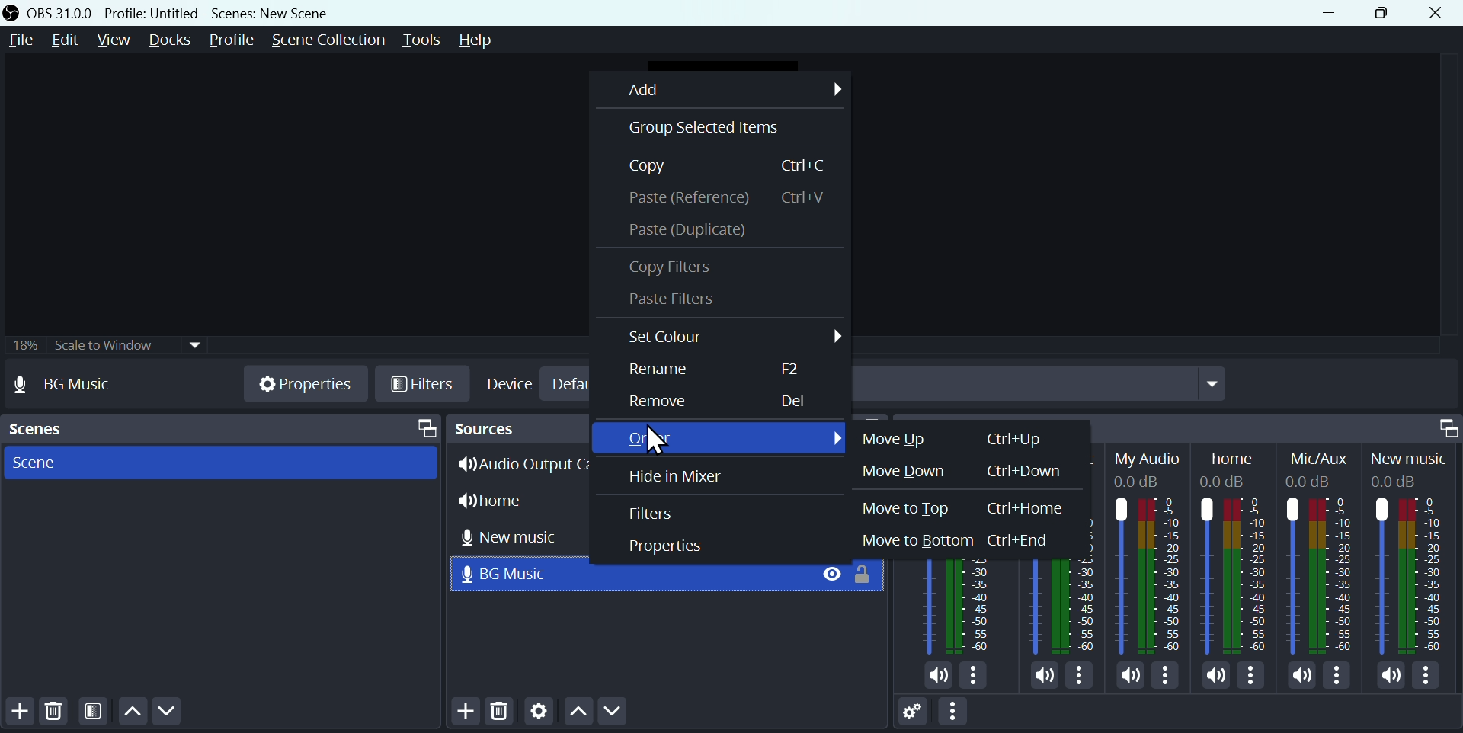  Describe the element at coordinates (960, 540) in the screenshot. I see `Move to bottom` at that location.